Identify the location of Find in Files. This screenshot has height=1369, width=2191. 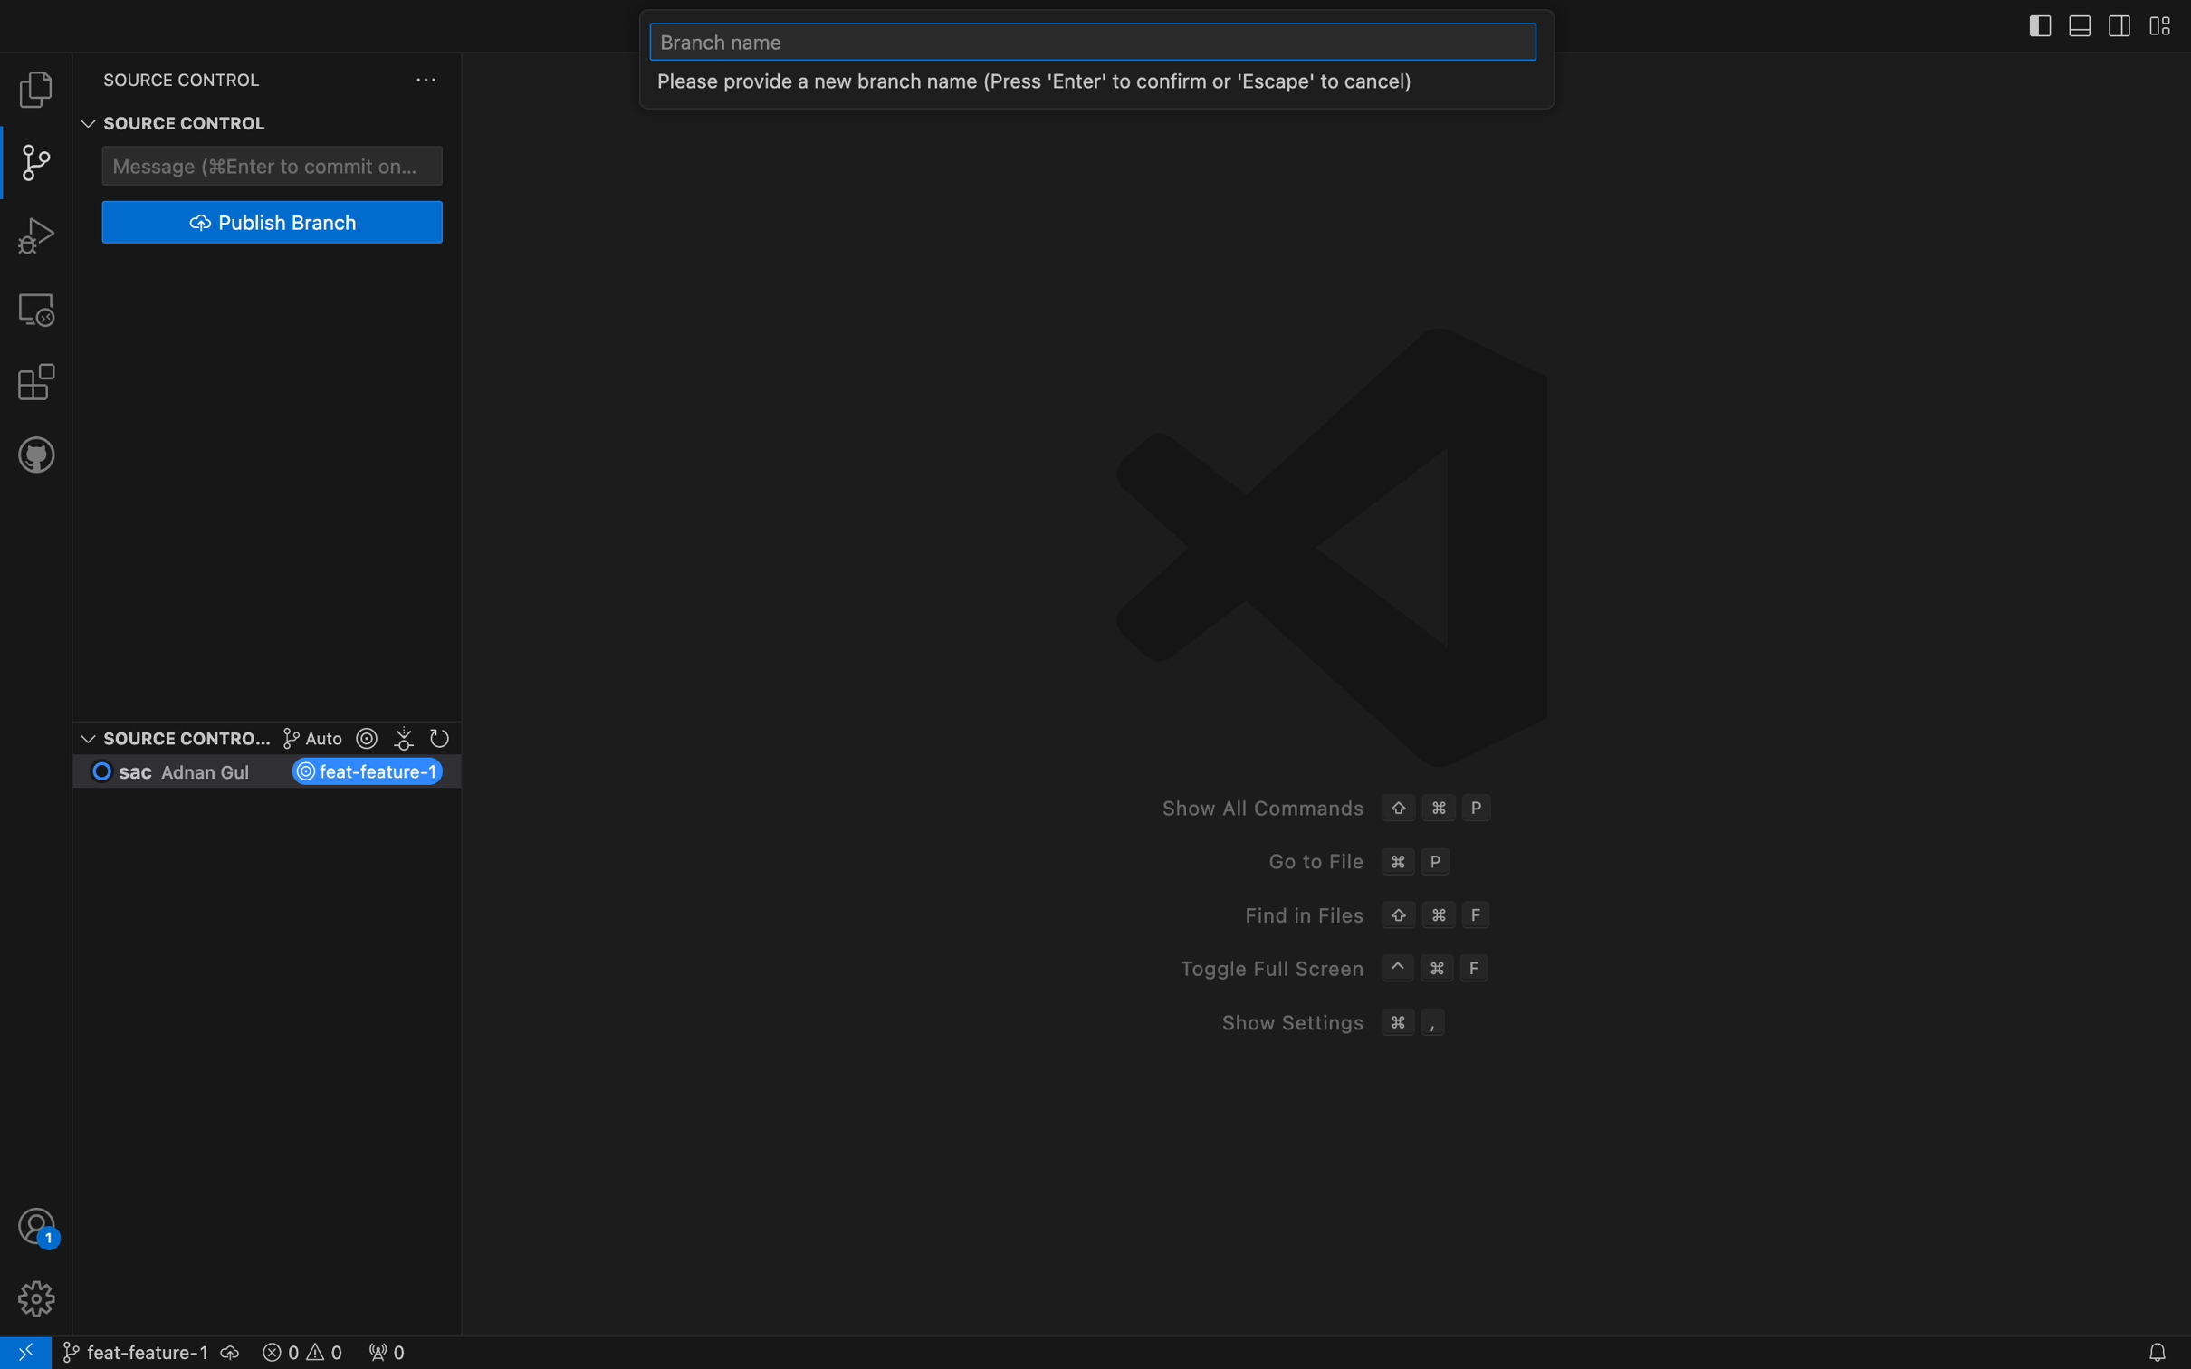
(1288, 914).